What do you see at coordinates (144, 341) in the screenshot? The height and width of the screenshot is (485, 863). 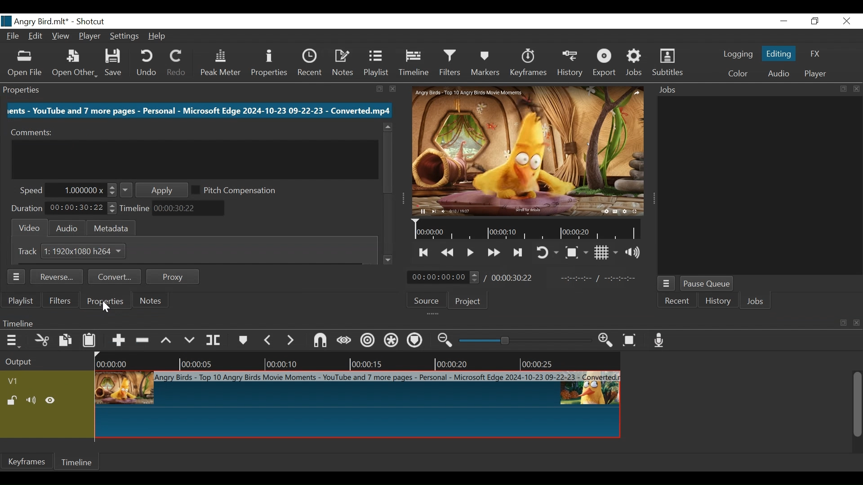 I see `Ripple Delete` at bounding box center [144, 341].